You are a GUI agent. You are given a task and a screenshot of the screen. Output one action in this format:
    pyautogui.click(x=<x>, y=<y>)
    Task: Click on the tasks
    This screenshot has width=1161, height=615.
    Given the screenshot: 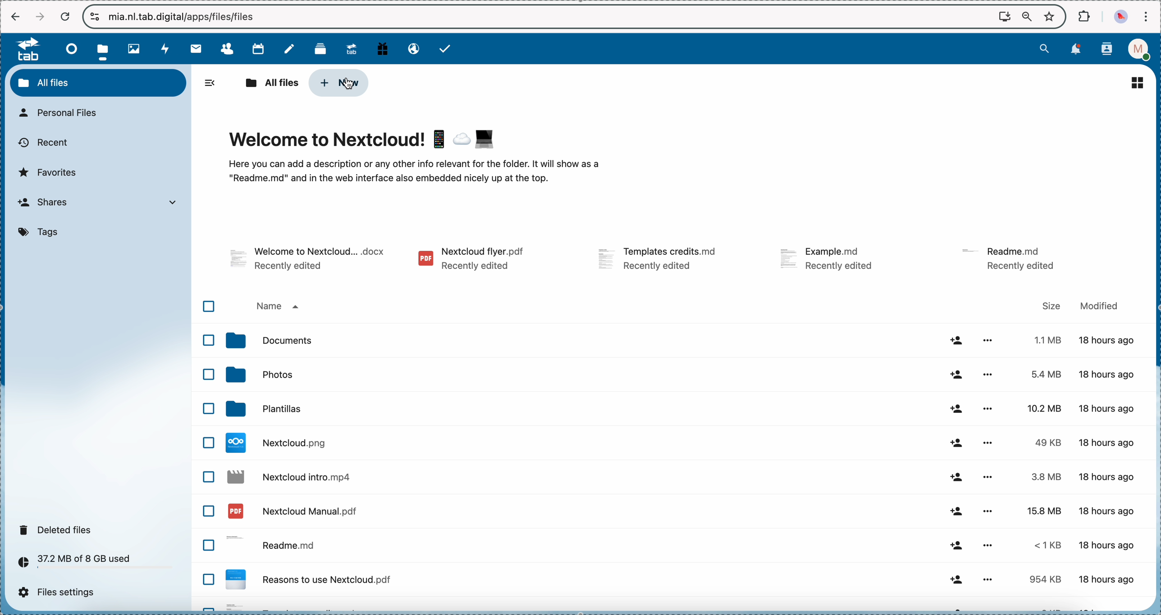 What is the action you would take?
    pyautogui.click(x=446, y=49)
    